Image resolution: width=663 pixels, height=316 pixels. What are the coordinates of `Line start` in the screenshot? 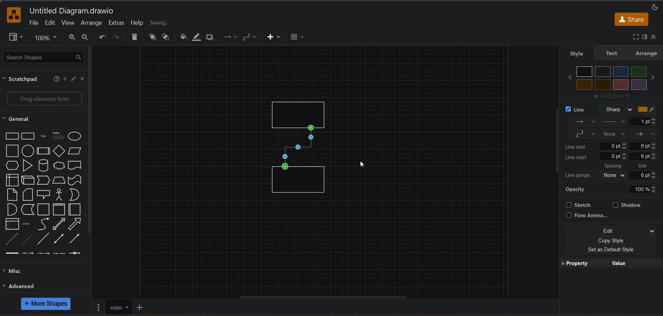 It's located at (578, 157).